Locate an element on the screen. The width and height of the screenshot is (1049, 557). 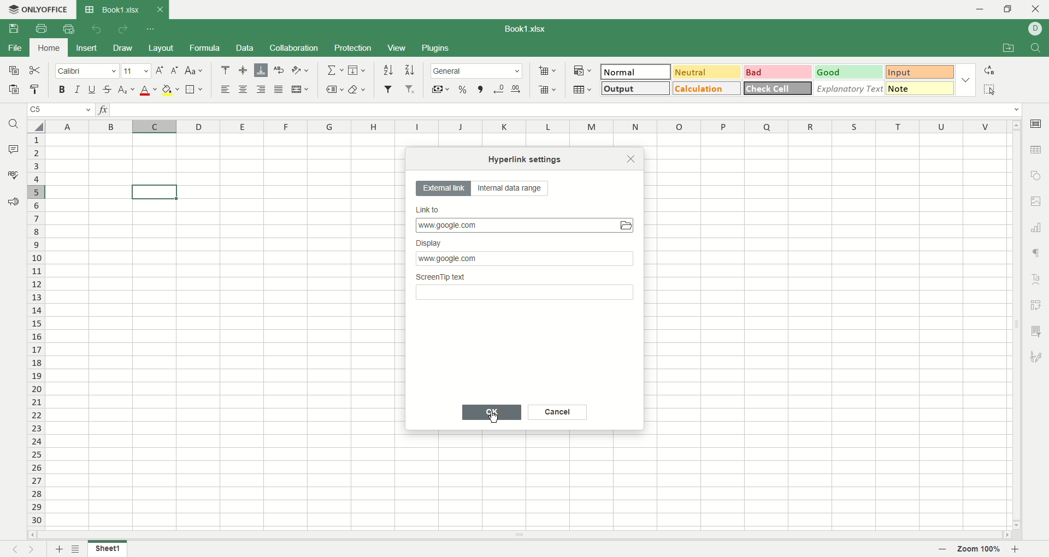
paste is located at coordinates (14, 91).